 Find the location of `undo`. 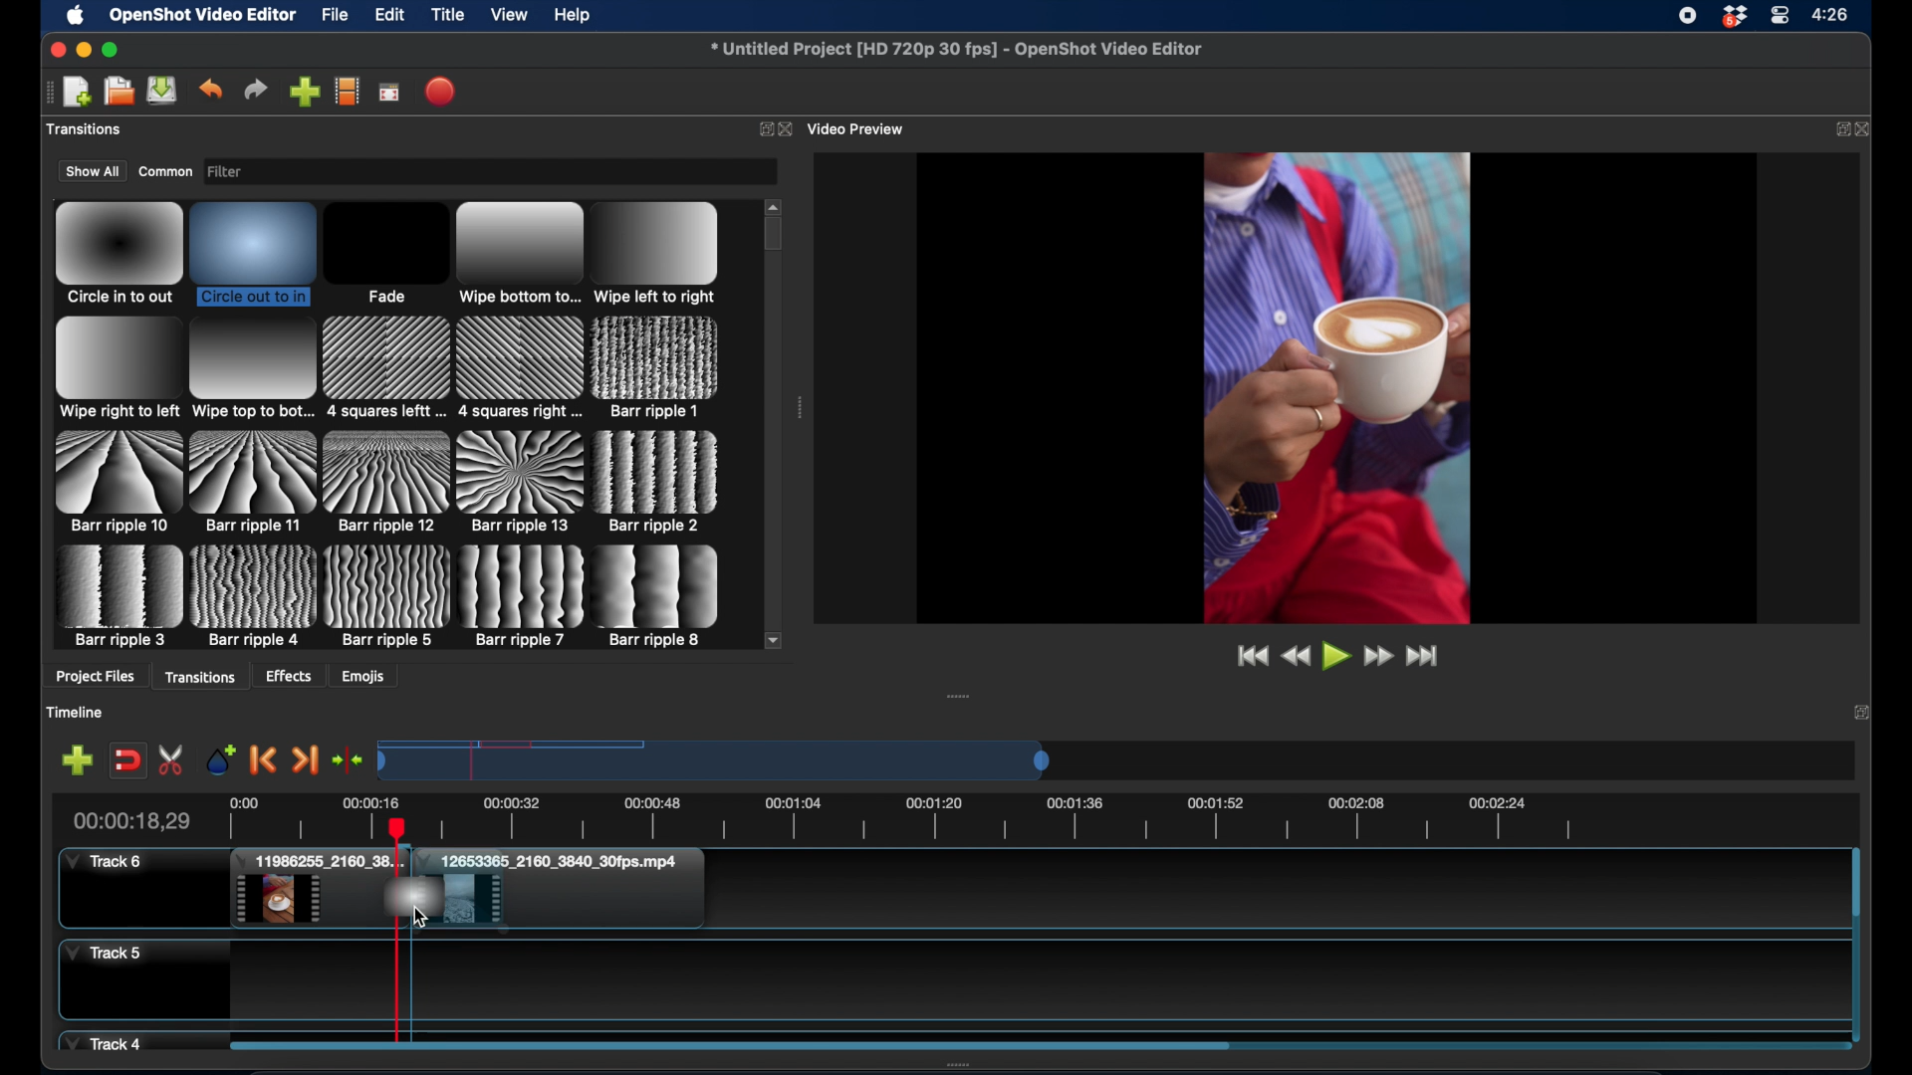

undo is located at coordinates (212, 89).